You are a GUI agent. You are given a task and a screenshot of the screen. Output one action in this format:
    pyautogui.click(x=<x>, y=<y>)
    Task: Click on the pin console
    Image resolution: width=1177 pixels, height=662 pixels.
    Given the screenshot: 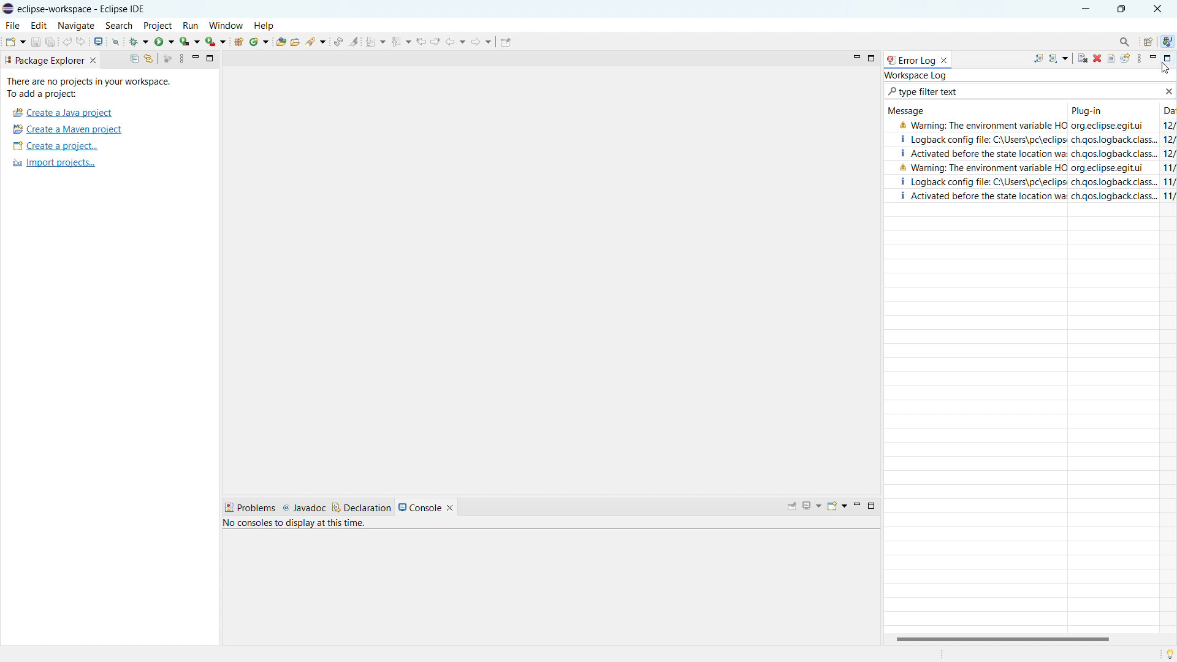 What is the action you would take?
    pyautogui.click(x=791, y=506)
    